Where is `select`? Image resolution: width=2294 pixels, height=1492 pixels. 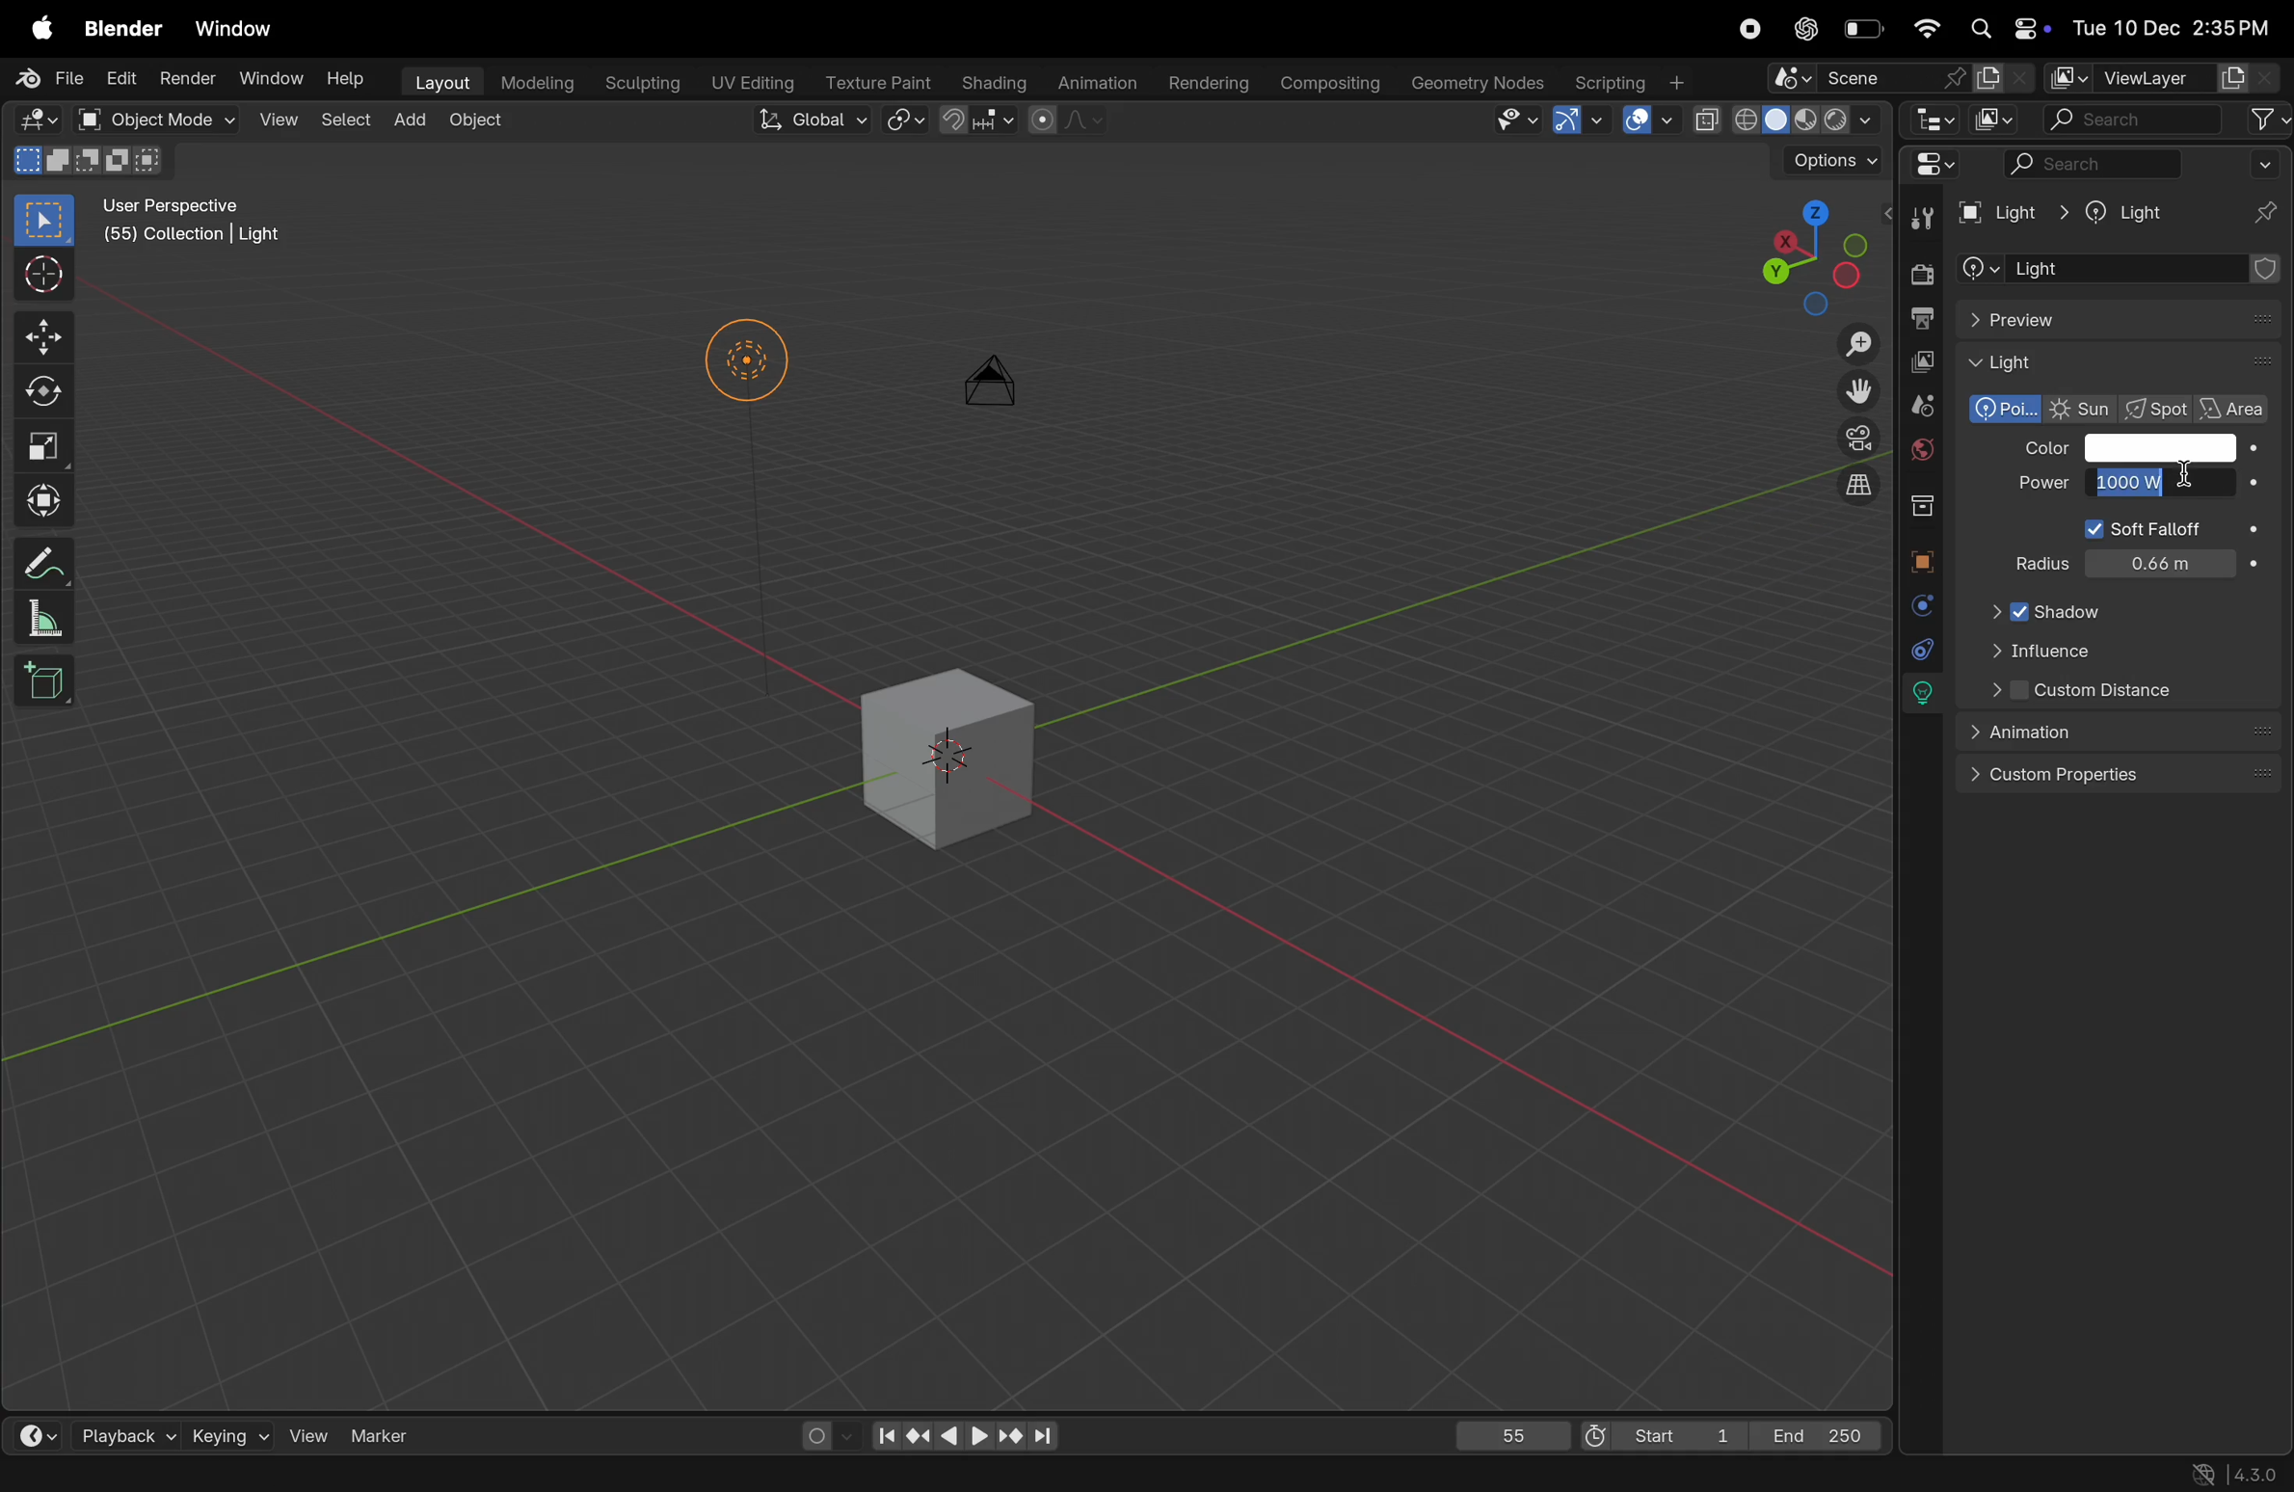
select is located at coordinates (45, 222).